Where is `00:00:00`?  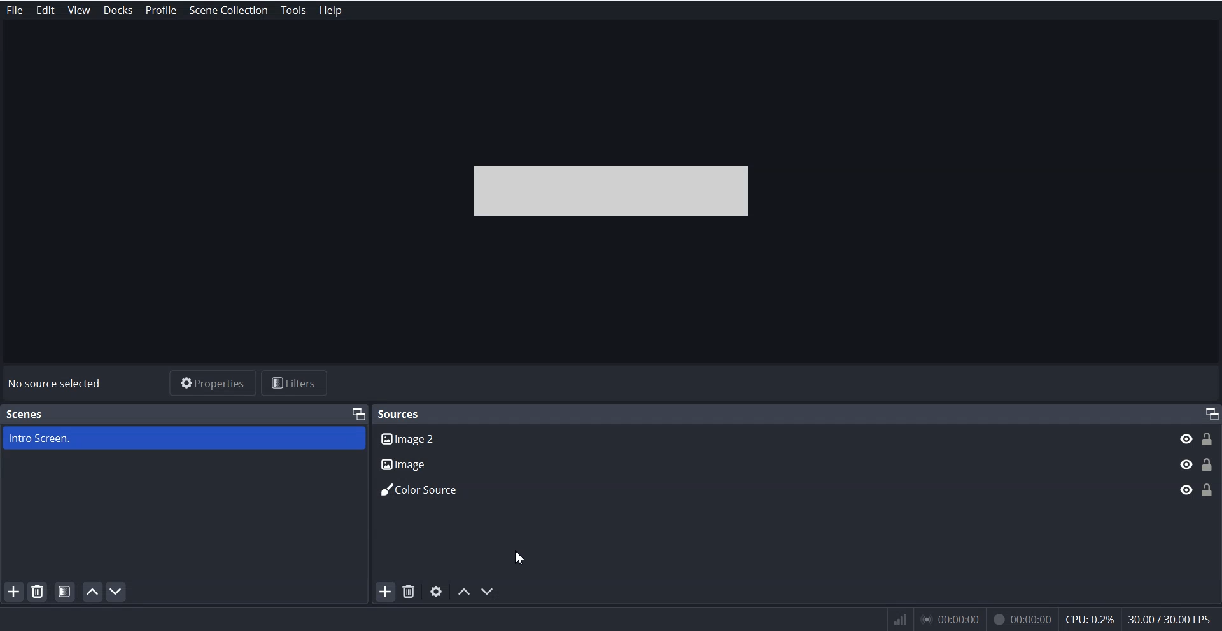
00:00:00 is located at coordinates (1022, 616).